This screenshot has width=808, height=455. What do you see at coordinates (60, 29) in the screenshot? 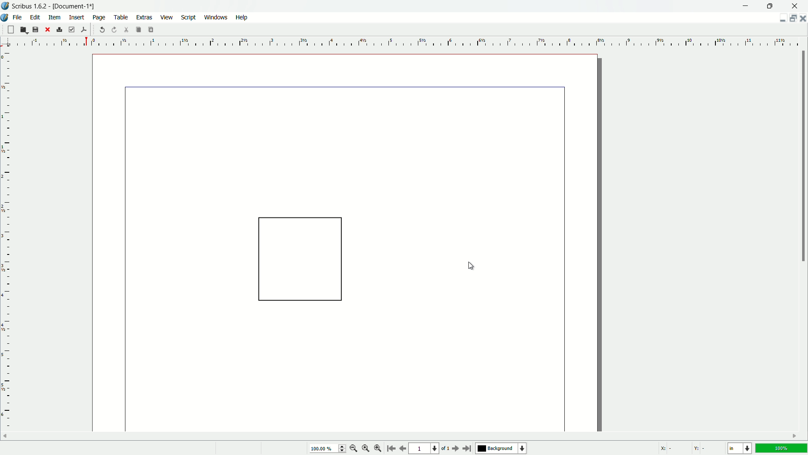
I see `print` at bounding box center [60, 29].